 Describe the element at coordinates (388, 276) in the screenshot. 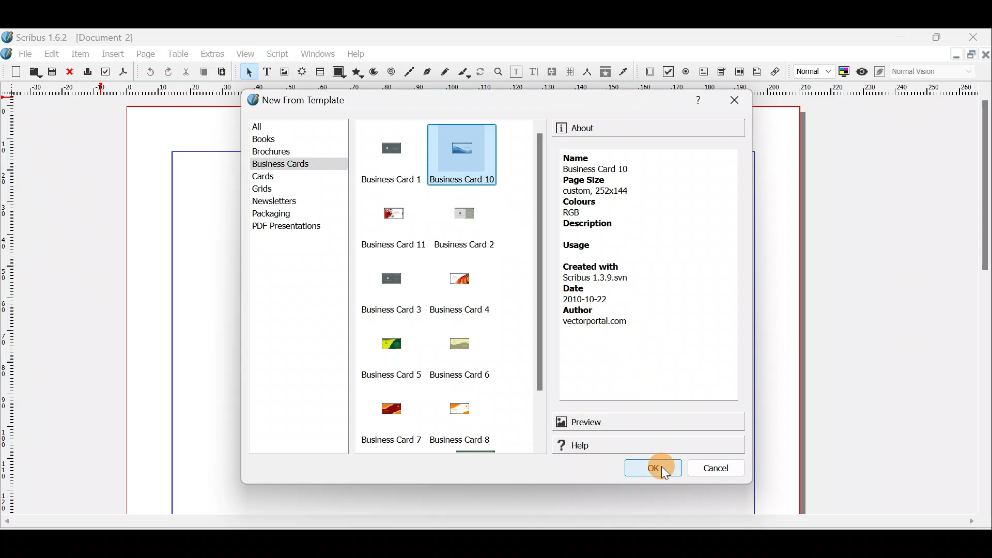

I see `Business card image` at that location.